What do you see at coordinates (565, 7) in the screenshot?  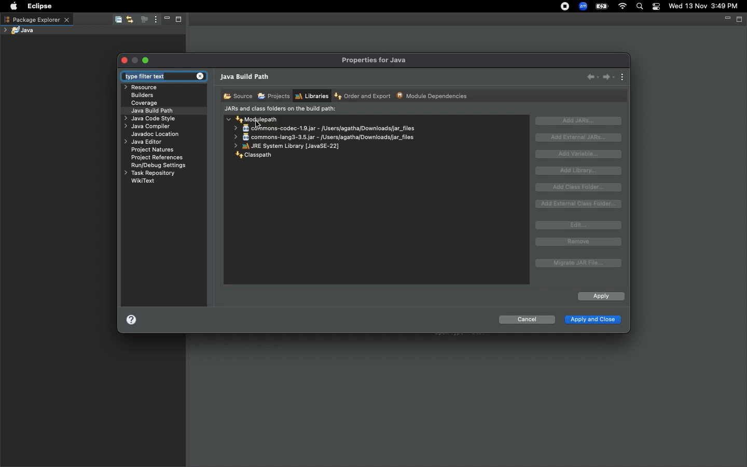 I see `Recording` at bounding box center [565, 7].